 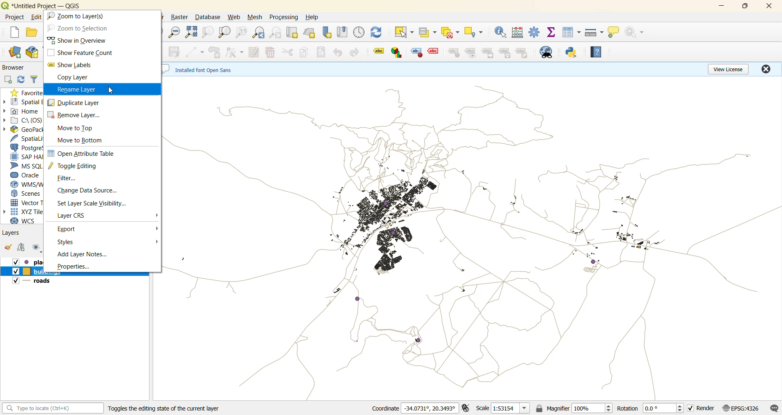 What do you see at coordinates (11, 32) in the screenshot?
I see `new` at bounding box center [11, 32].